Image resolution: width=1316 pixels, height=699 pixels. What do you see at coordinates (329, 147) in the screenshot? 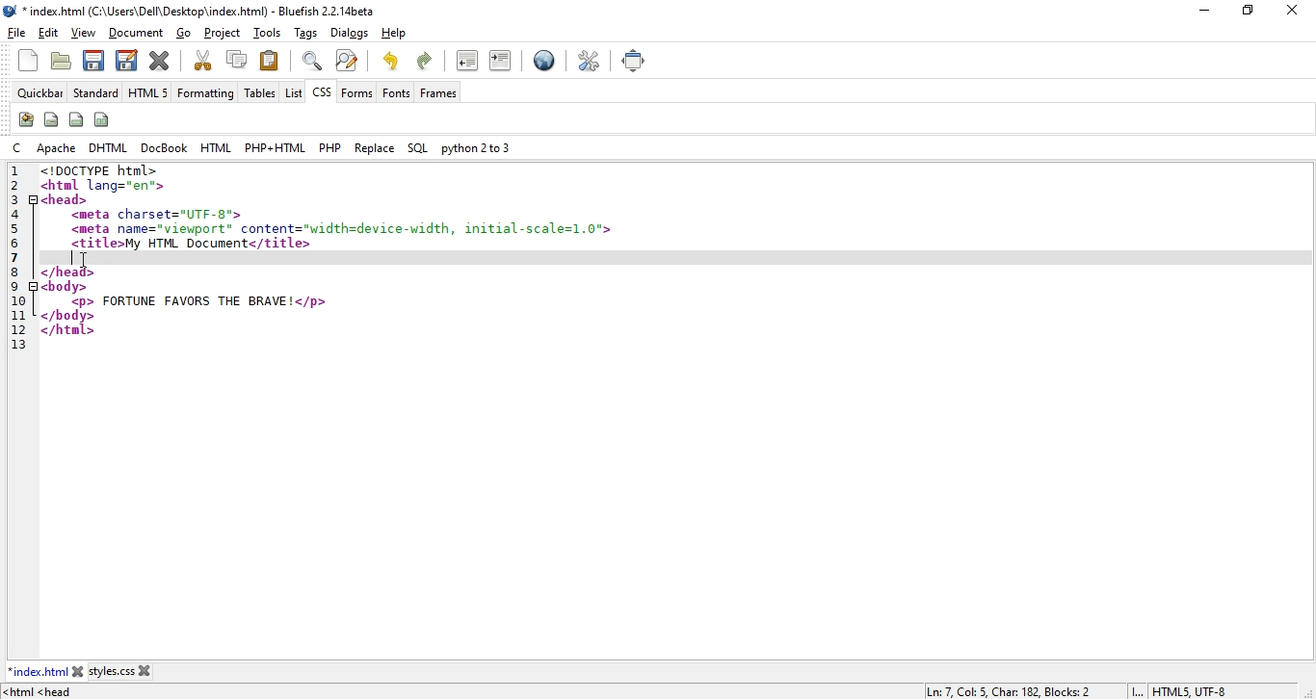
I see `php` at bounding box center [329, 147].